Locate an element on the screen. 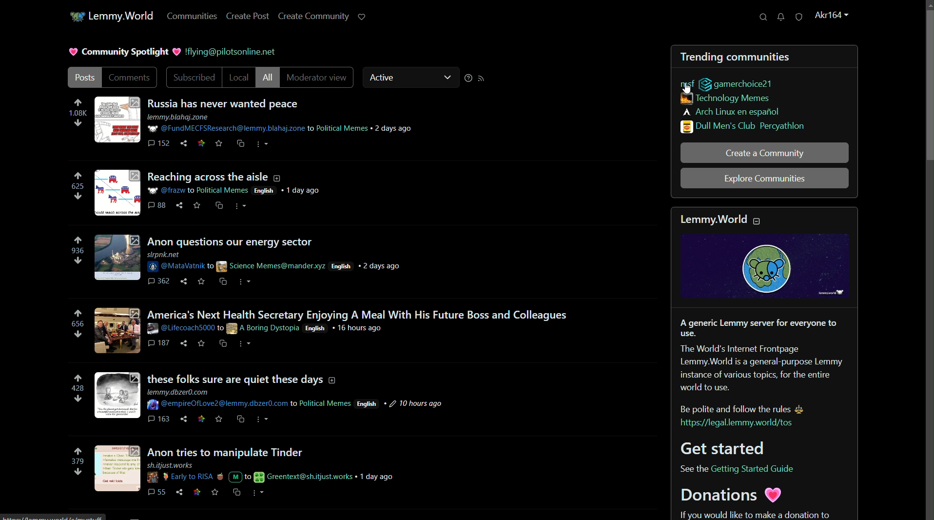 This screenshot has width=934, height=520. downvote is located at coordinates (77, 472).